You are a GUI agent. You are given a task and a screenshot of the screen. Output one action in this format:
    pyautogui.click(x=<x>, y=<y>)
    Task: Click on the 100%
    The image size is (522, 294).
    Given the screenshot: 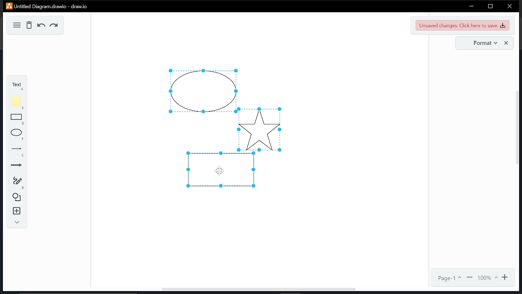 What is the action you would take?
    pyautogui.click(x=487, y=278)
    